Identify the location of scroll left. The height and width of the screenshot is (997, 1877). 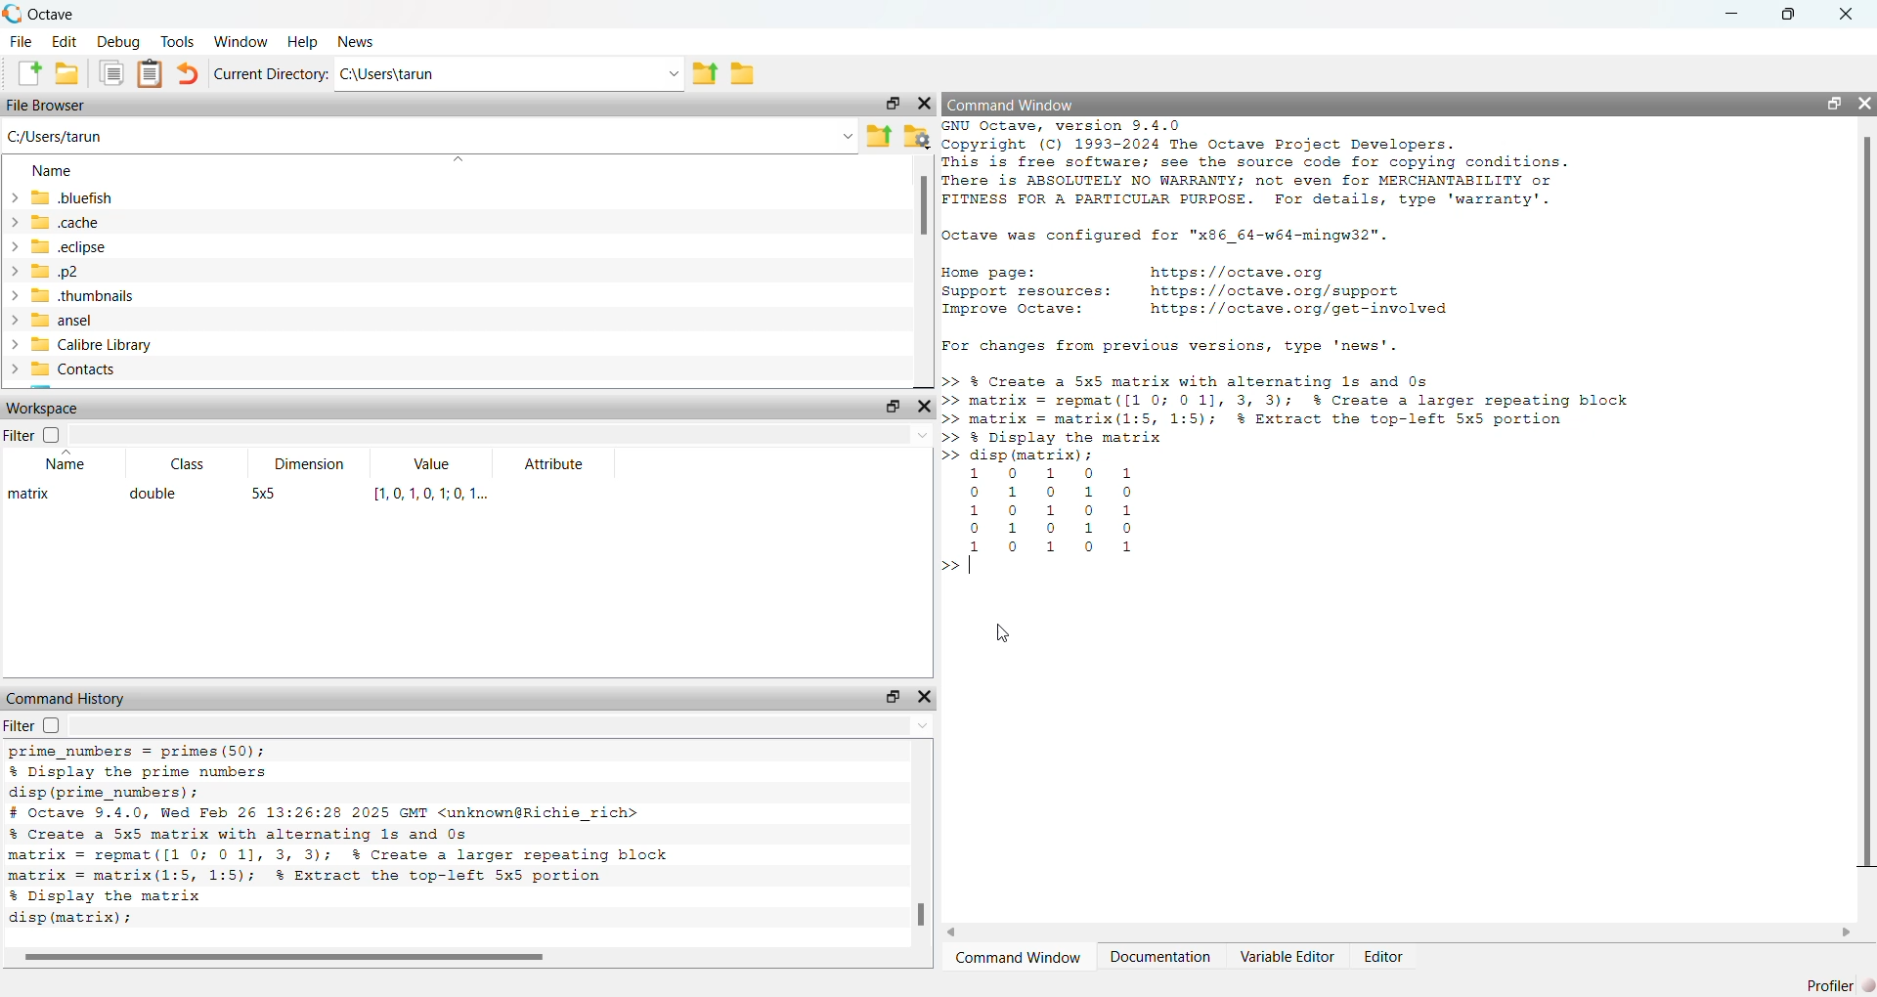
(953, 932).